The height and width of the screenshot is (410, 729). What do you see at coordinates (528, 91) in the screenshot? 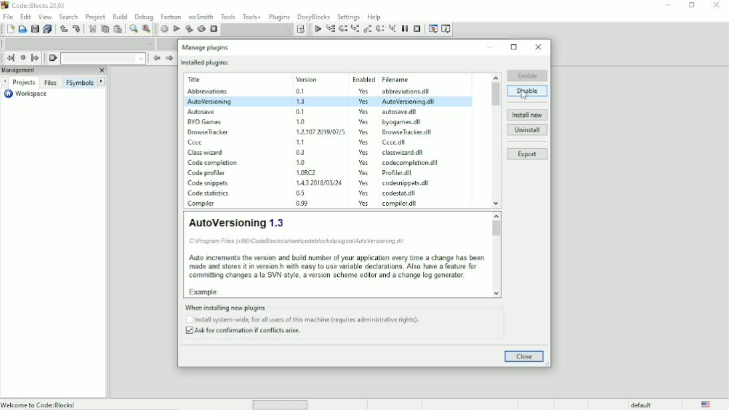
I see `Disable` at bounding box center [528, 91].